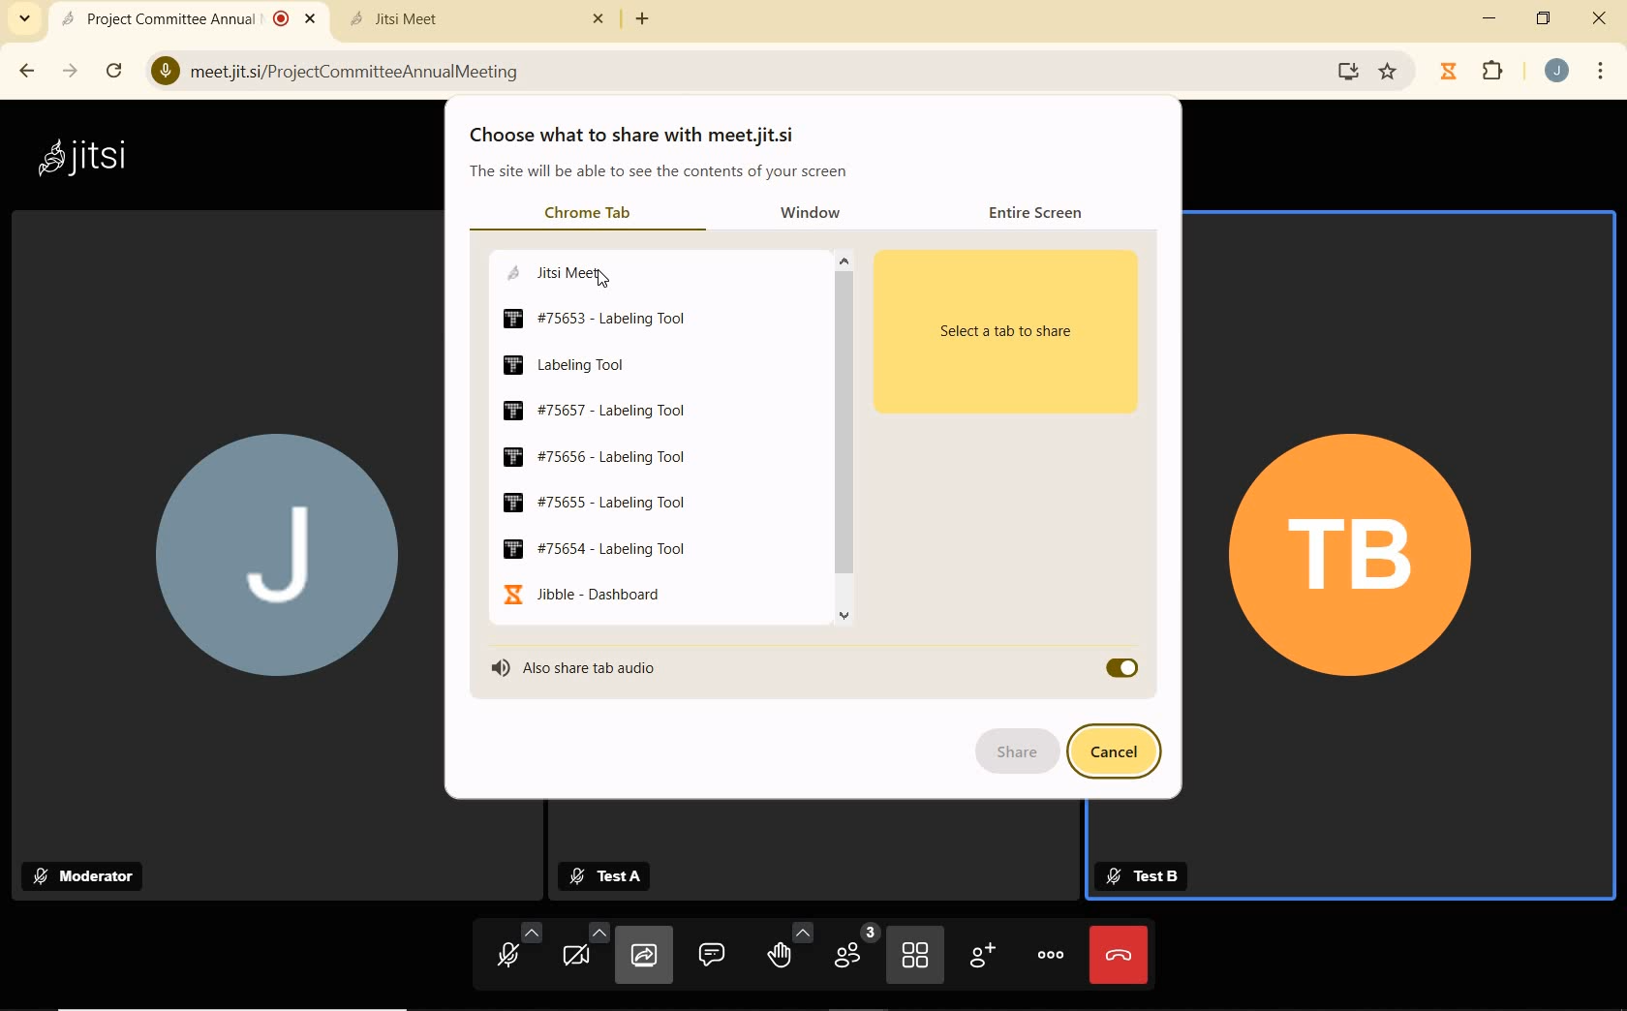 This screenshot has width=1627, height=1011. I want to click on SHARE, so click(1017, 753).